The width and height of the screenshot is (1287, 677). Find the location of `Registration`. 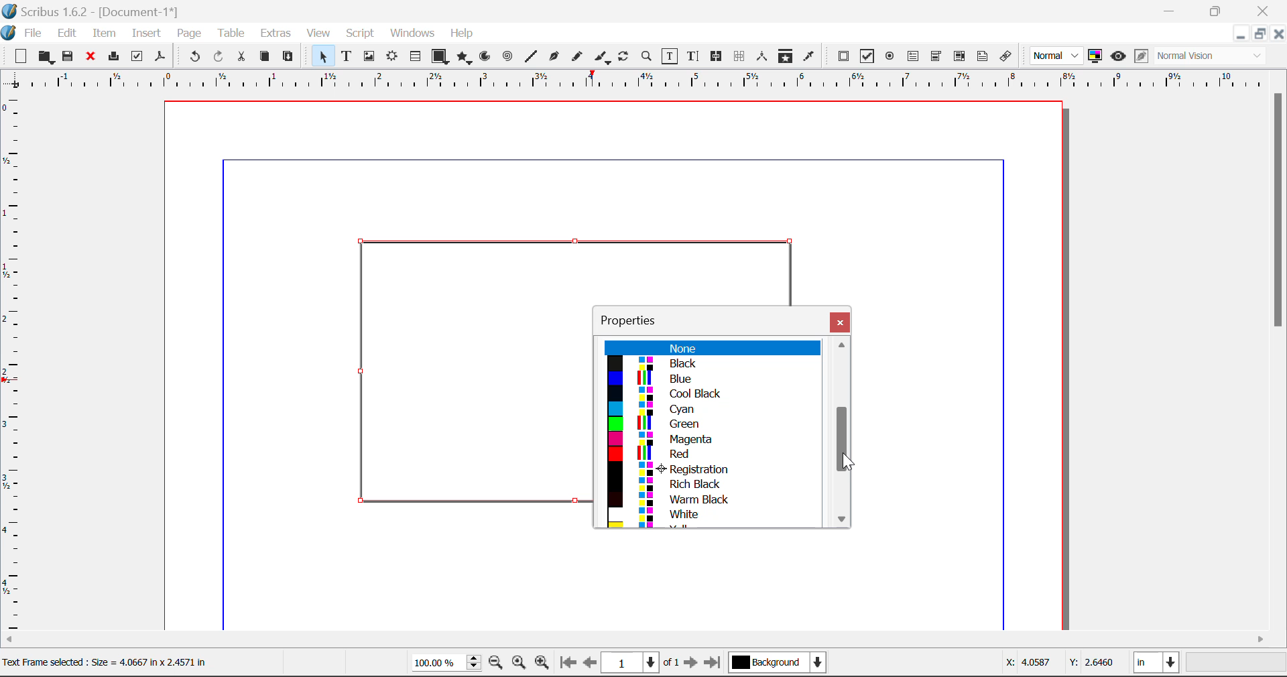

Registration is located at coordinates (709, 469).